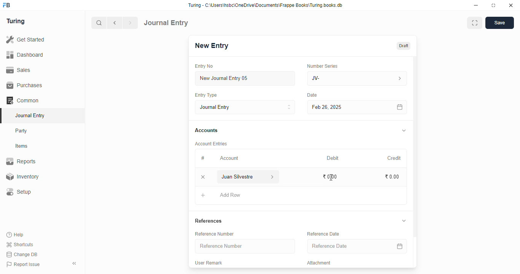  What do you see at coordinates (511, 5) in the screenshot?
I see `close` at bounding box center [511, 5].